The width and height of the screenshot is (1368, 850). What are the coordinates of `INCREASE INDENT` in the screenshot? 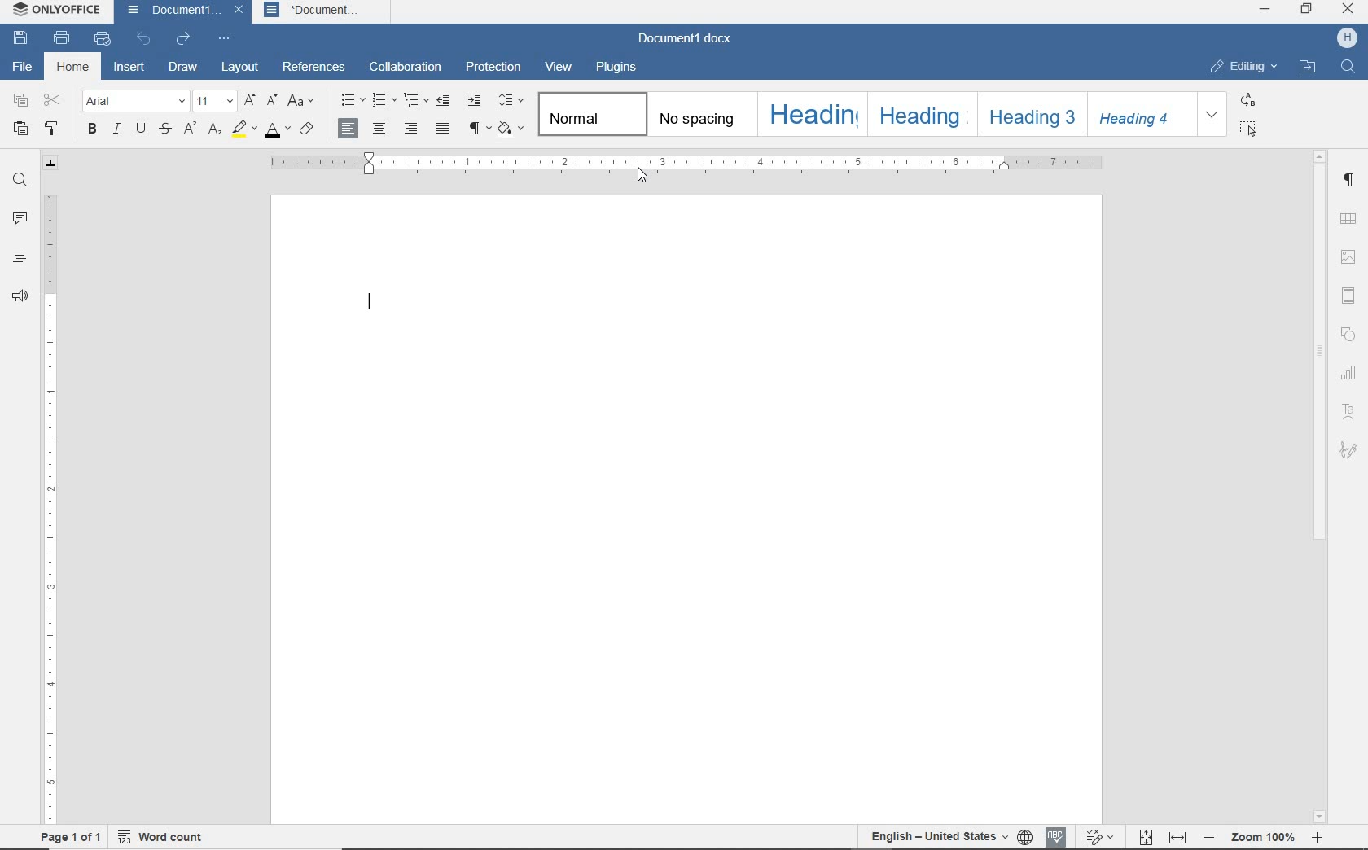 It's located at (475, 101).